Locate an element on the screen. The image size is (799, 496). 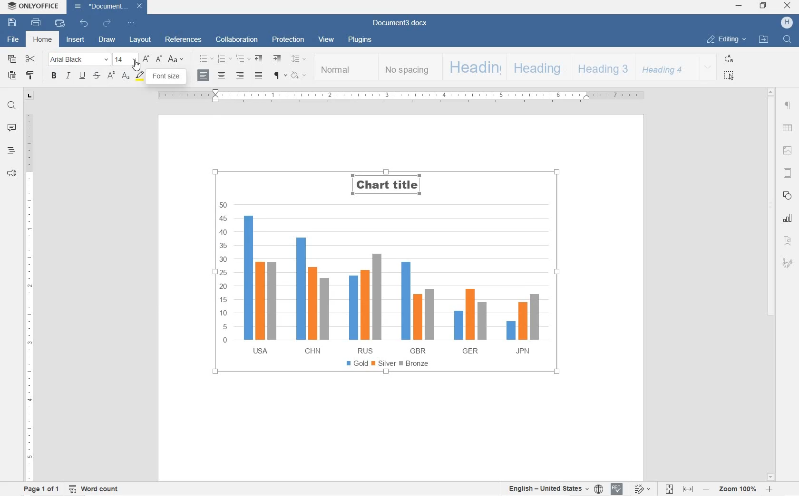
COPY STYLE is located at coordinates (30, 76).